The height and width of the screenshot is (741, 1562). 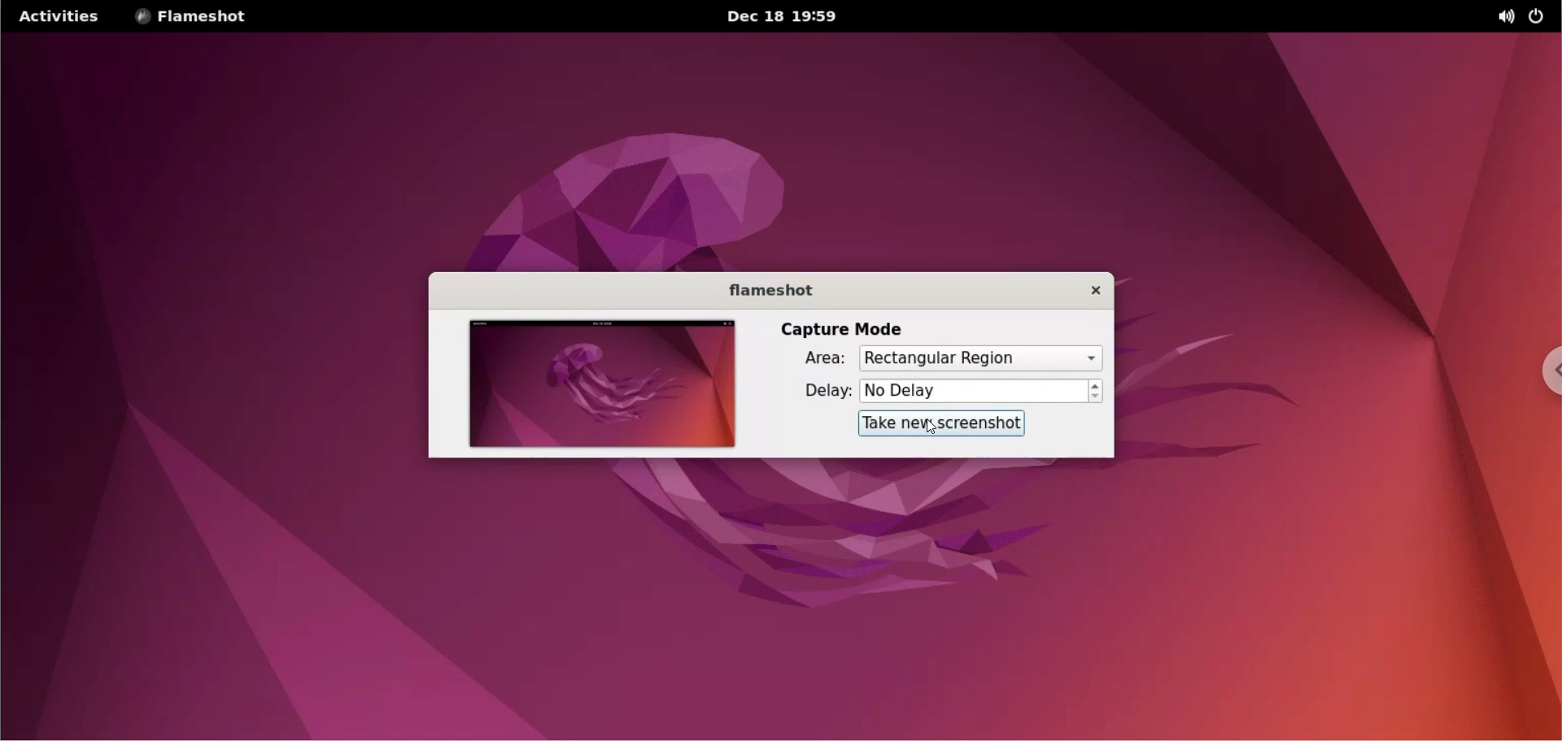 What do you see at coordinates (1543, 15) in the screenshot?
I see `on/off` at bounding box center [1543, 15].